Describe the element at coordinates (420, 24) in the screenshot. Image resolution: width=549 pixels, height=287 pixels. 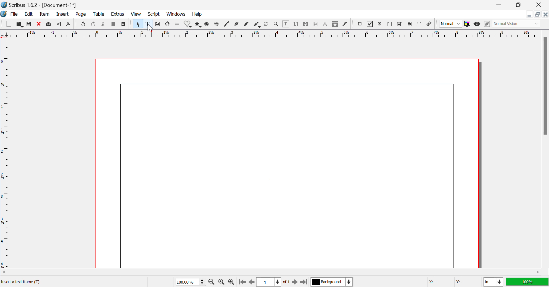
I see `Text Annotation` at that location.